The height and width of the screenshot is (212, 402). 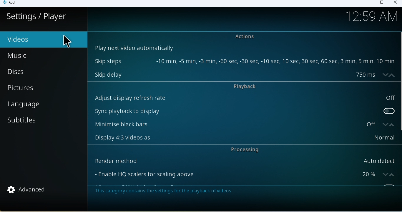 I want to click on Video, so click(x=34, y=40).